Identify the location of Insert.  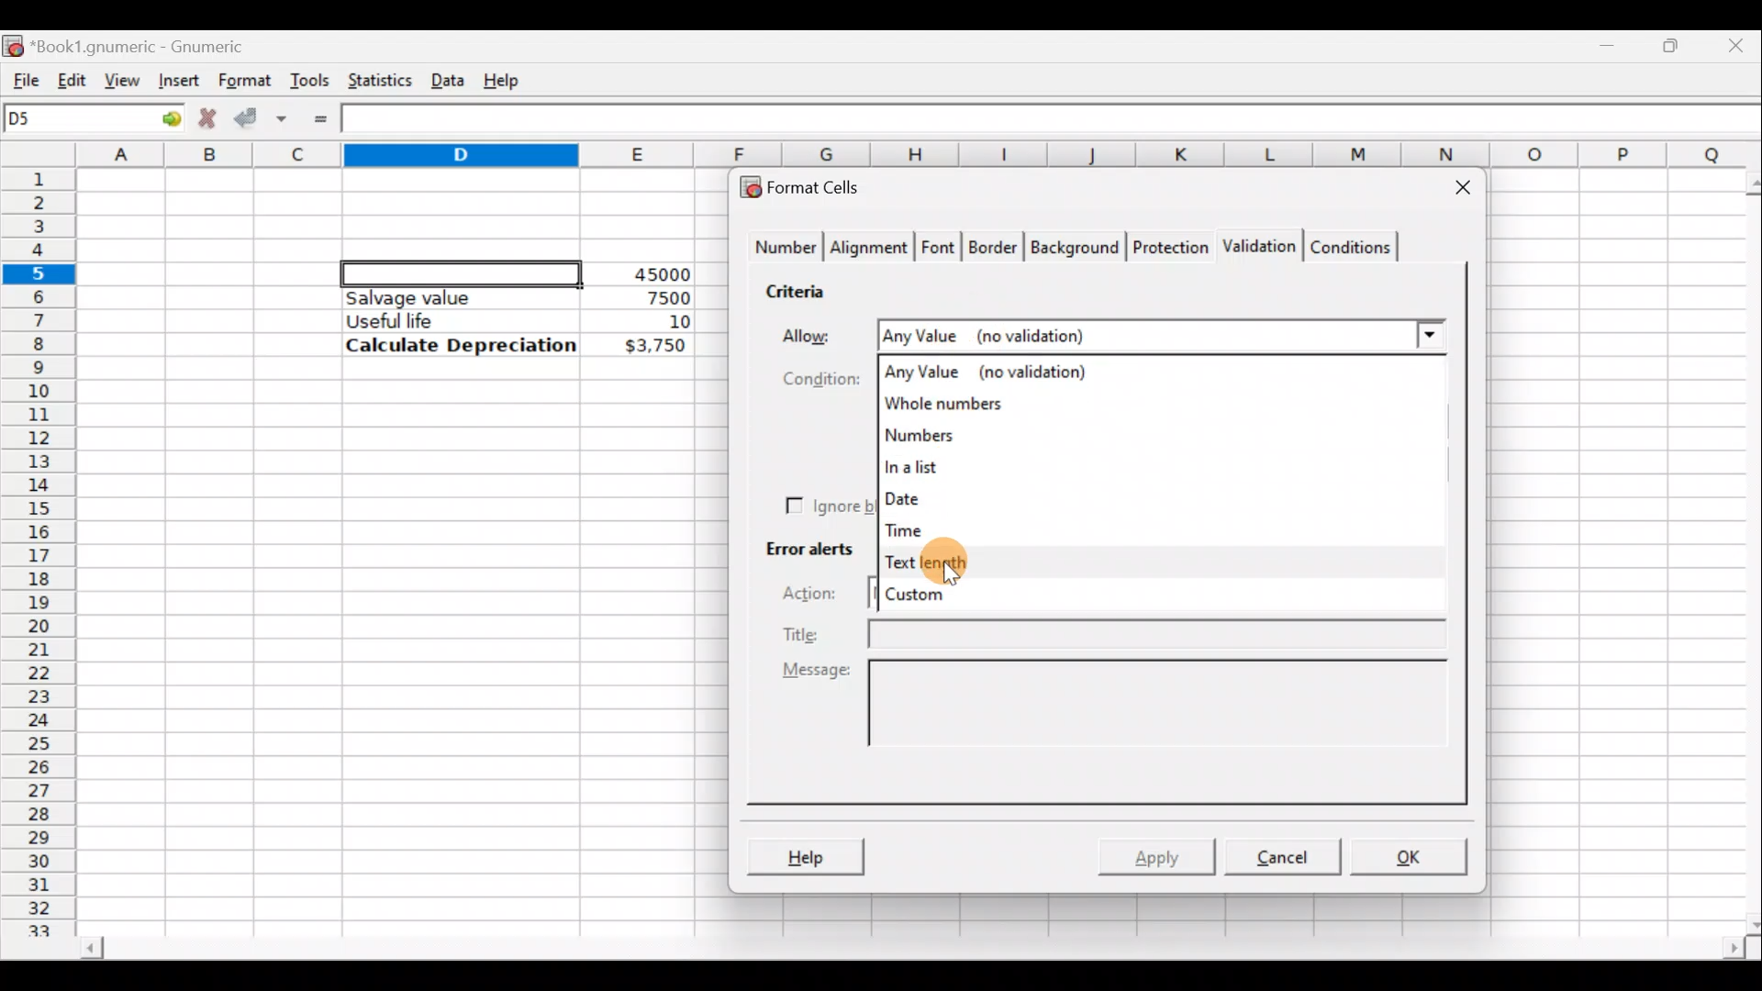
(176, 80).